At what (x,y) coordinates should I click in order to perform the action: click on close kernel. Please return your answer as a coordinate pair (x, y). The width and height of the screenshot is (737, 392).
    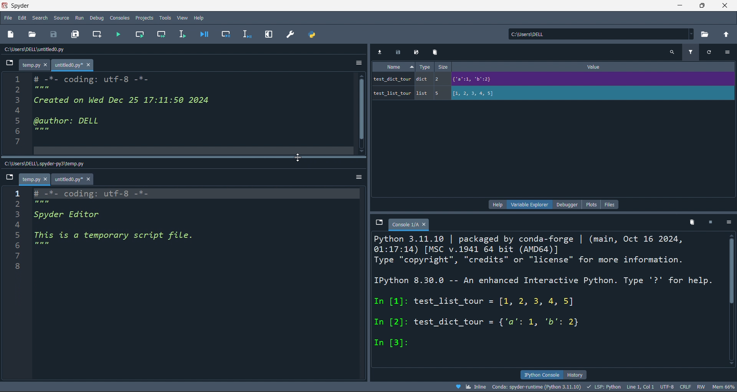
    Looking at the image, I should click on (710, 224).